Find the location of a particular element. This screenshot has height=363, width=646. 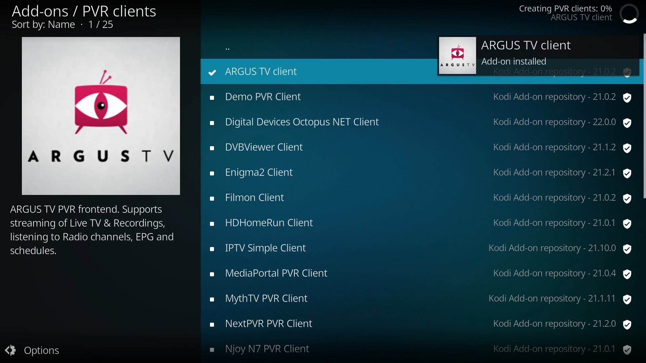

Digital Devices Octopus NET Client Kodi Add-on repository - 22.0.0 is located at coordinates (420, 122).